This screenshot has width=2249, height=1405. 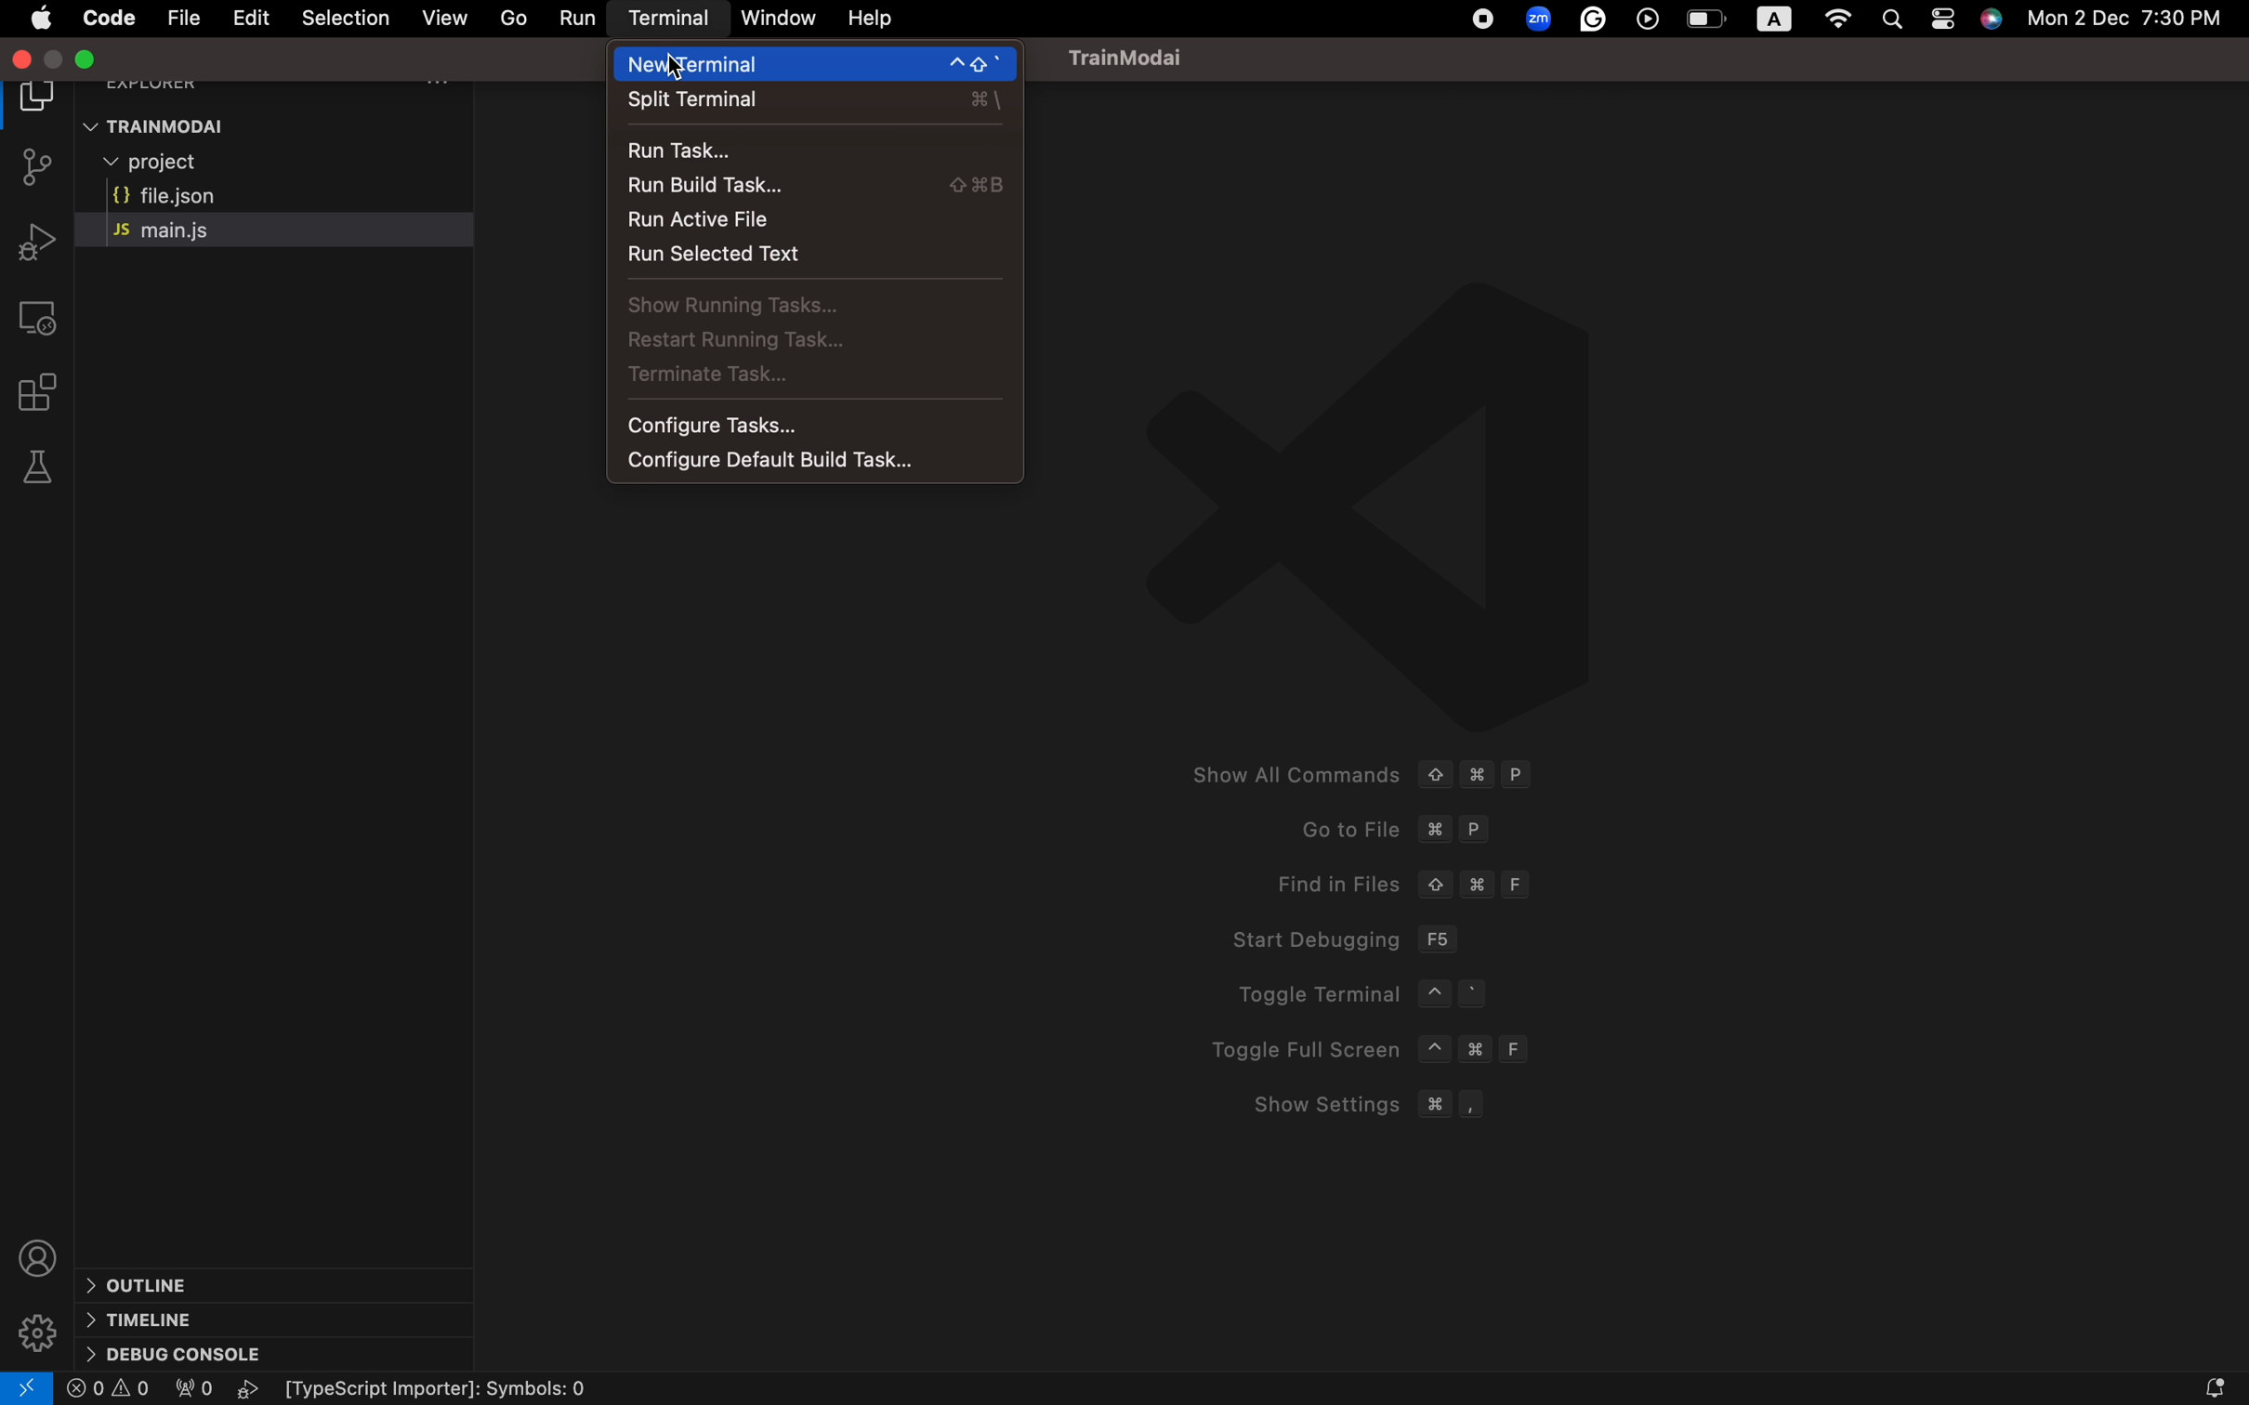 I want to click on timeline, so click(x=141, y=1319).